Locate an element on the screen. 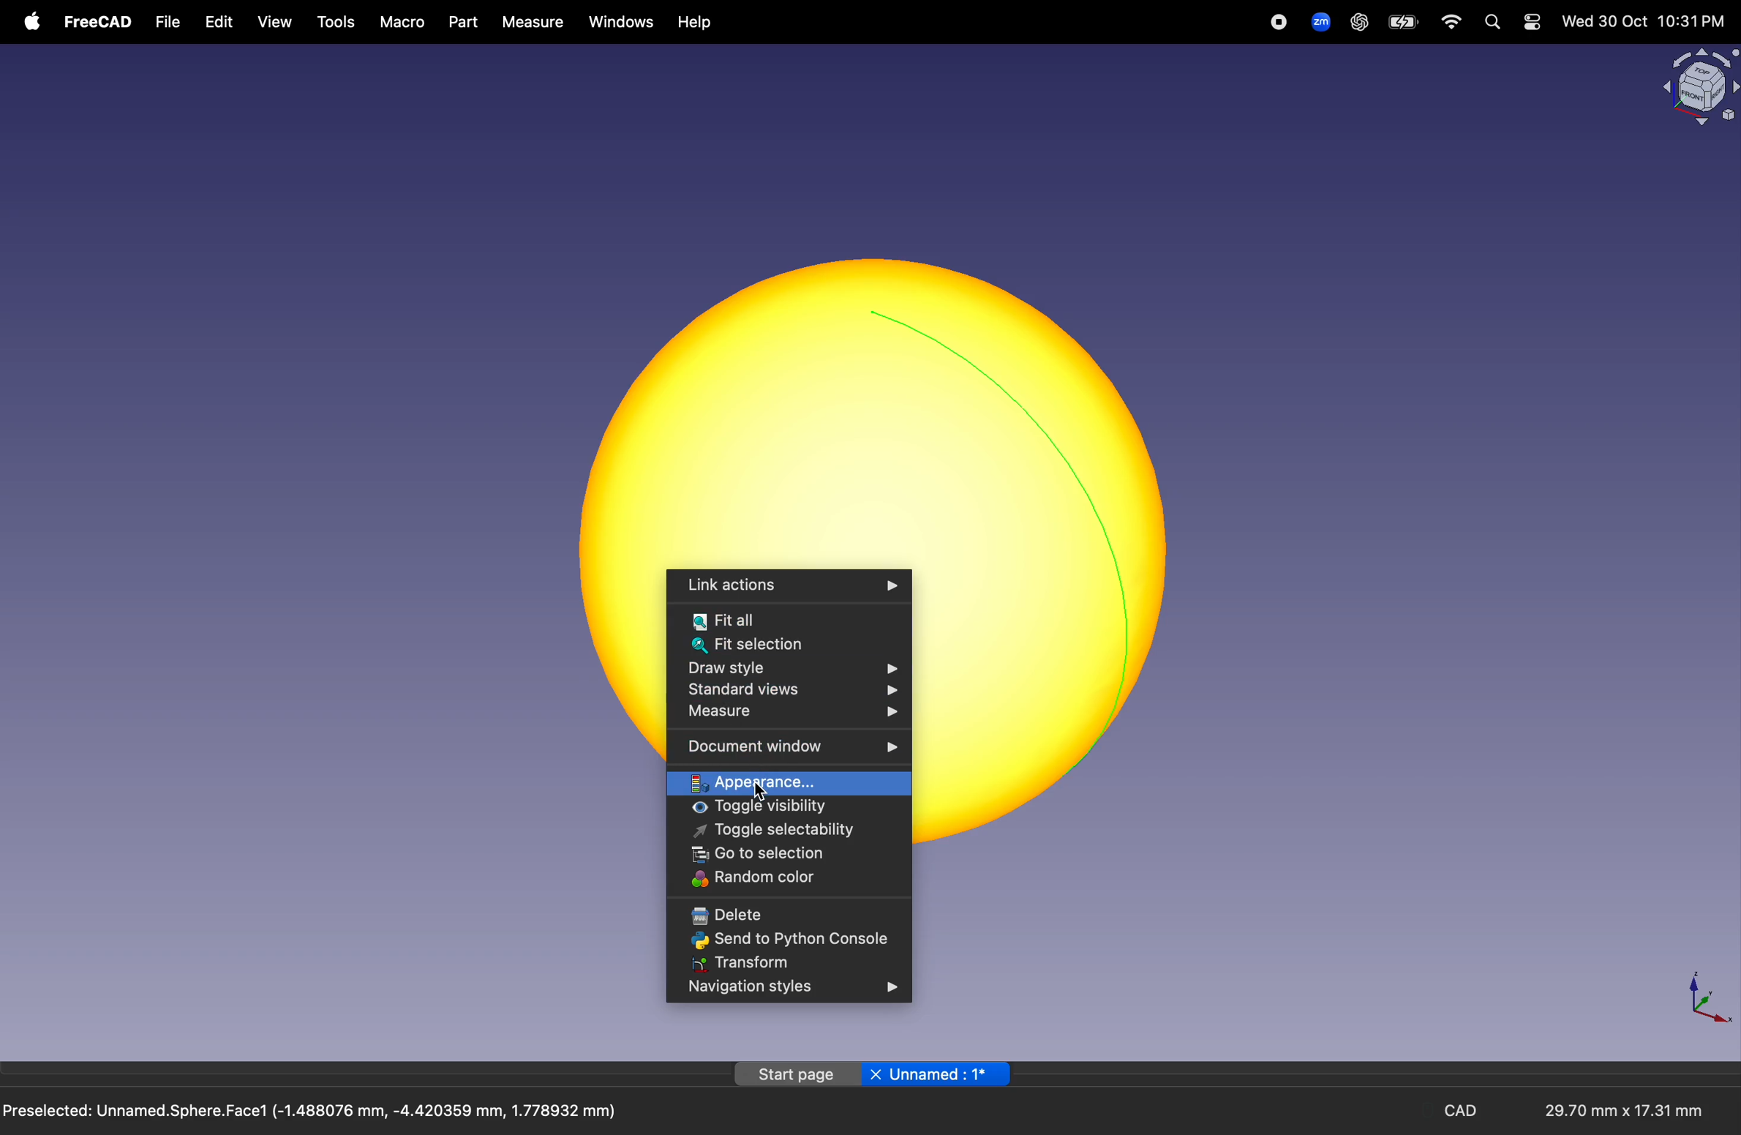 Image resolution: width=1741 pixels, height=1135 pixels. free Cad is located at coordinates (98, 23).